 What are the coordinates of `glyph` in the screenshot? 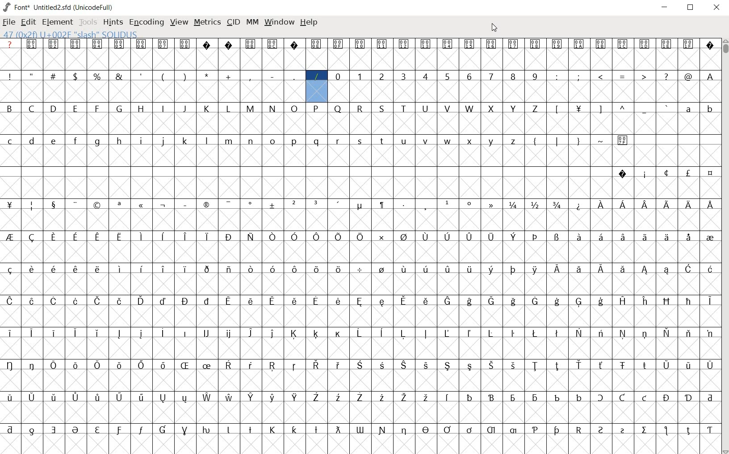 It's located at (426, 397).